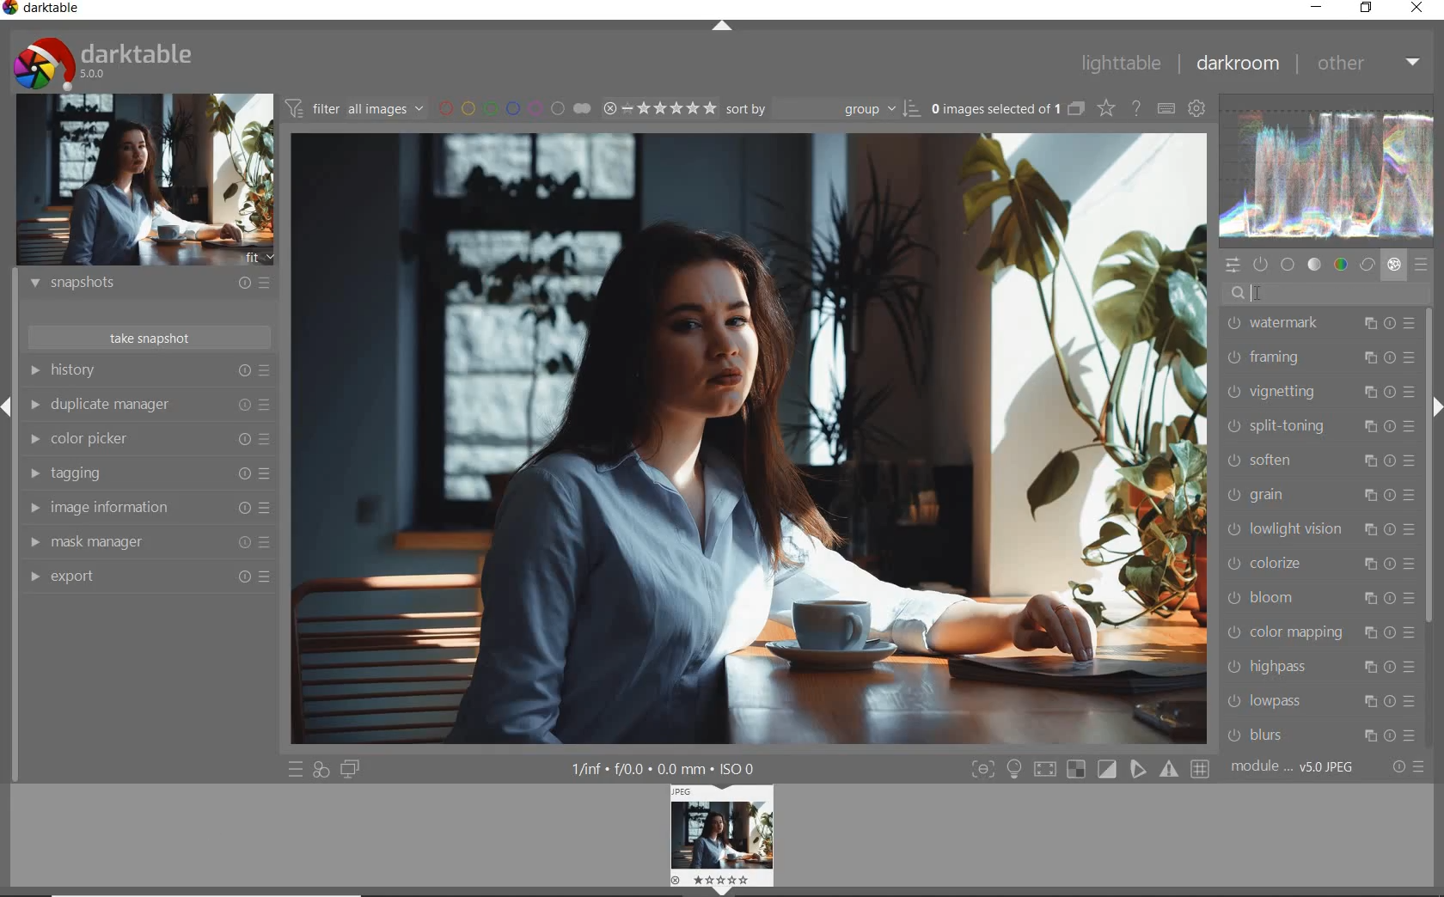 The width and height of the screenshot is (1444, 897). I want to click on color mapping, so click(1319, 634).